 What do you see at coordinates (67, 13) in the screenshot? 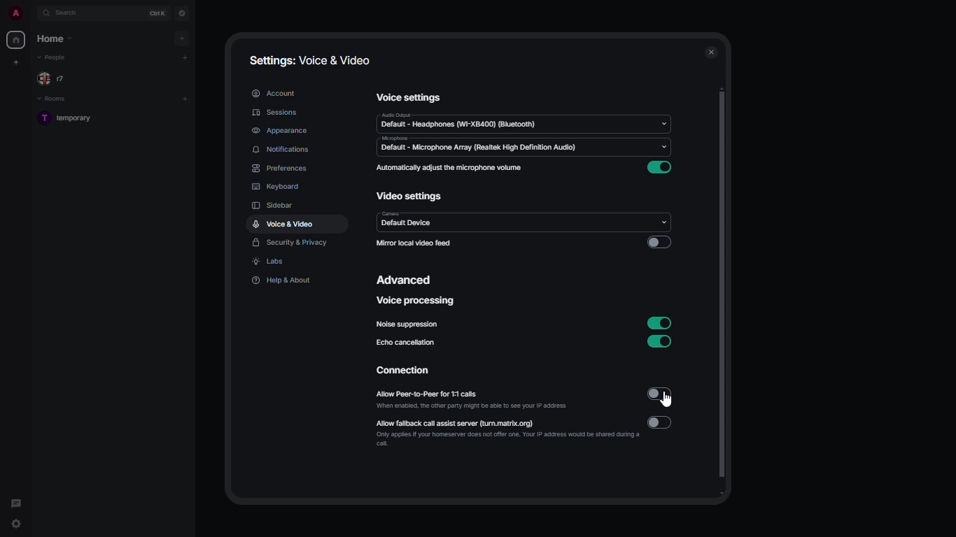
I see `search` at bounding box center [67, 13].